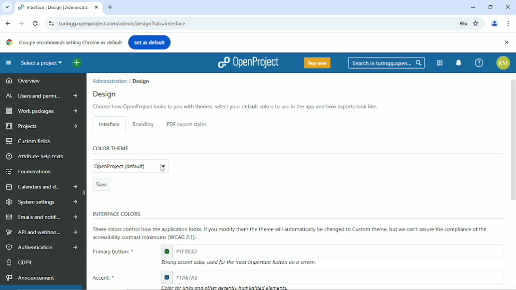 The width and height of the screenshot is (516, 290). I want to click on Administration, so click(110, 80).